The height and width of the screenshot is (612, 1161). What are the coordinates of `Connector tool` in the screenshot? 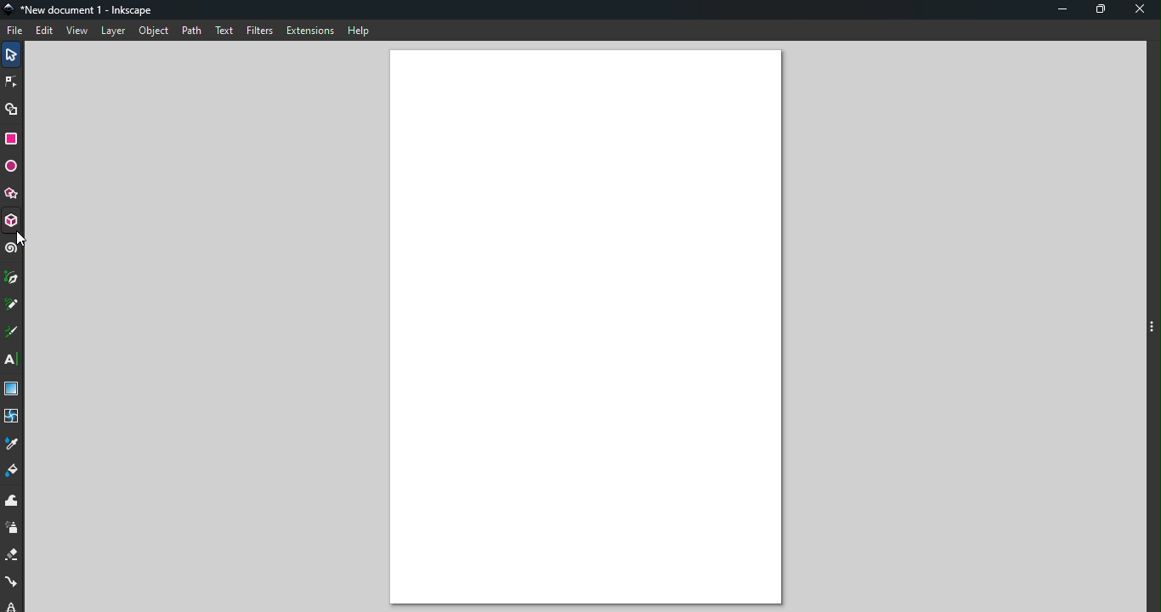 It's located at (13, 582).